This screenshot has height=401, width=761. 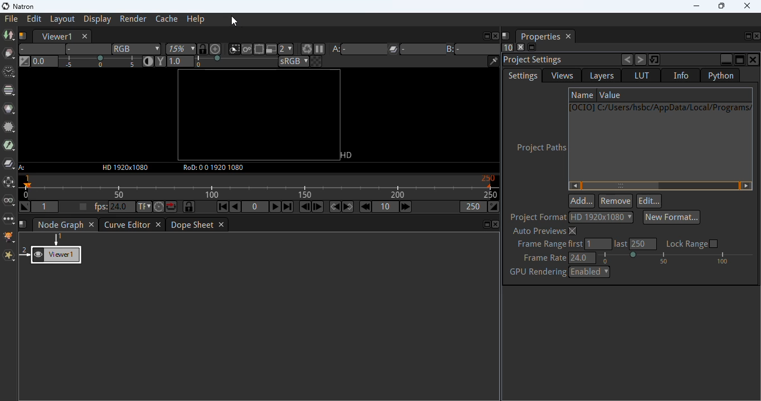 I want to click on minimize, so click(x=696, y=6).